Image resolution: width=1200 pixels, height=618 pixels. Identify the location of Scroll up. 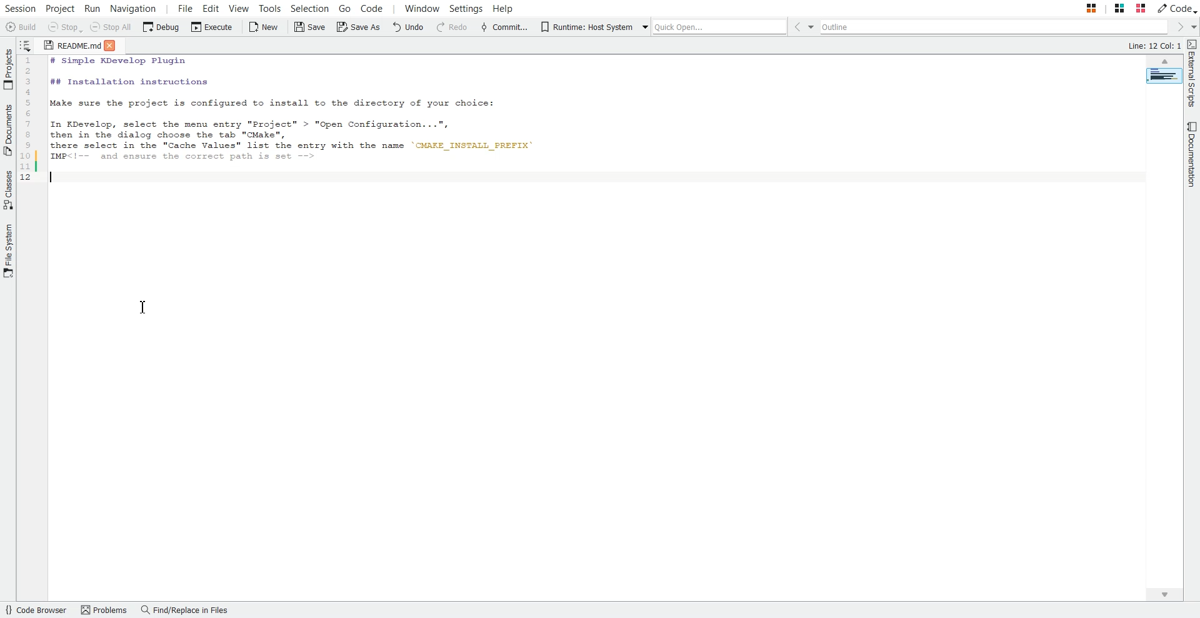
(1164, 61).